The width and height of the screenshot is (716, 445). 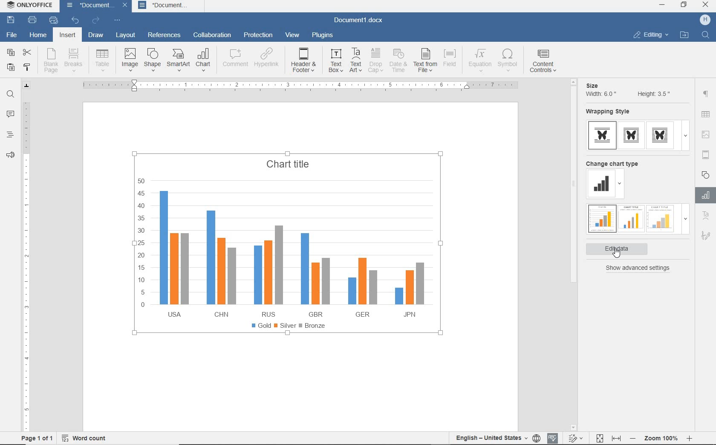 What do you see at coordinates (267, 60) in the screenshot?
I see `hyperlink` at bounding box center [267, 60].